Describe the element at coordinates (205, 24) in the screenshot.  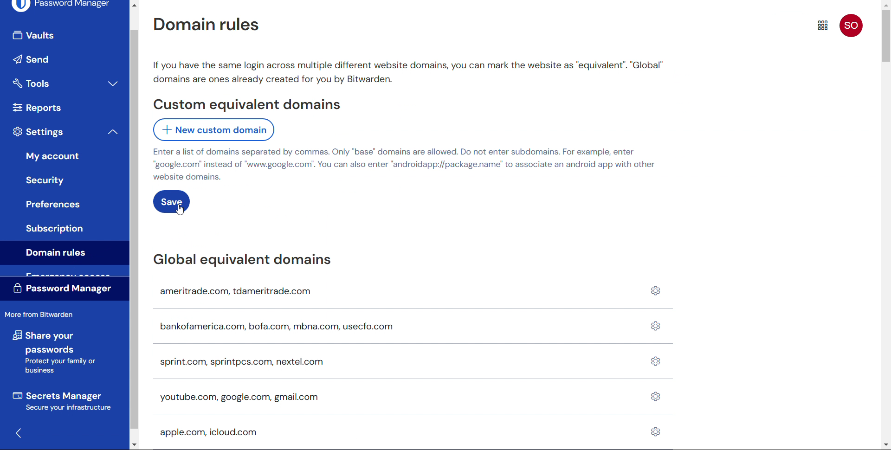
I see `Domain rules` at that location.